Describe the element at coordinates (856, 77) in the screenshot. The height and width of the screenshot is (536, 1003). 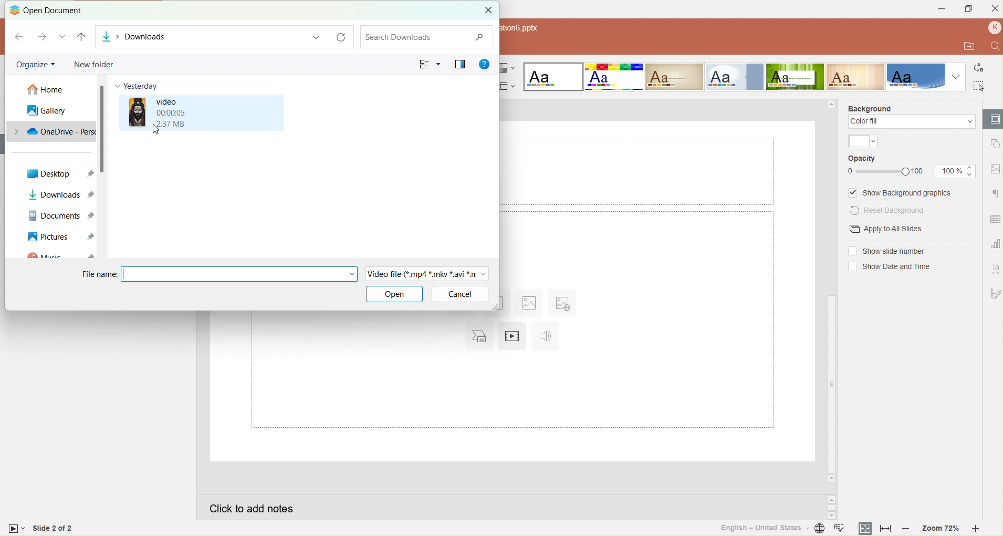
I see `Lines` at that location.